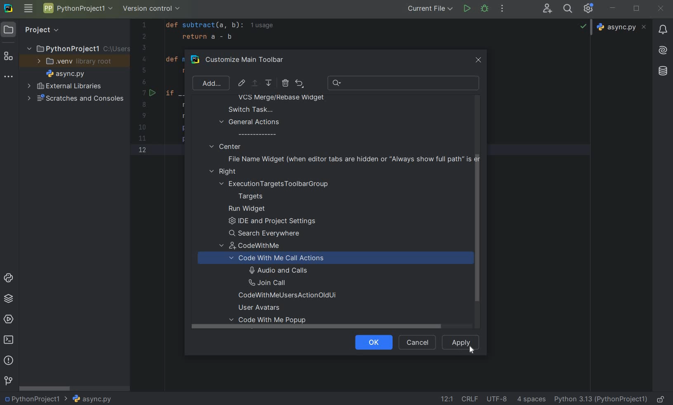 The width and height of the screenshot is (673, 405). What do you see at coordinates (281, 98) in the screenshot?
I see `VCS Merge/rebase widget` at bounding box center [281, 98].